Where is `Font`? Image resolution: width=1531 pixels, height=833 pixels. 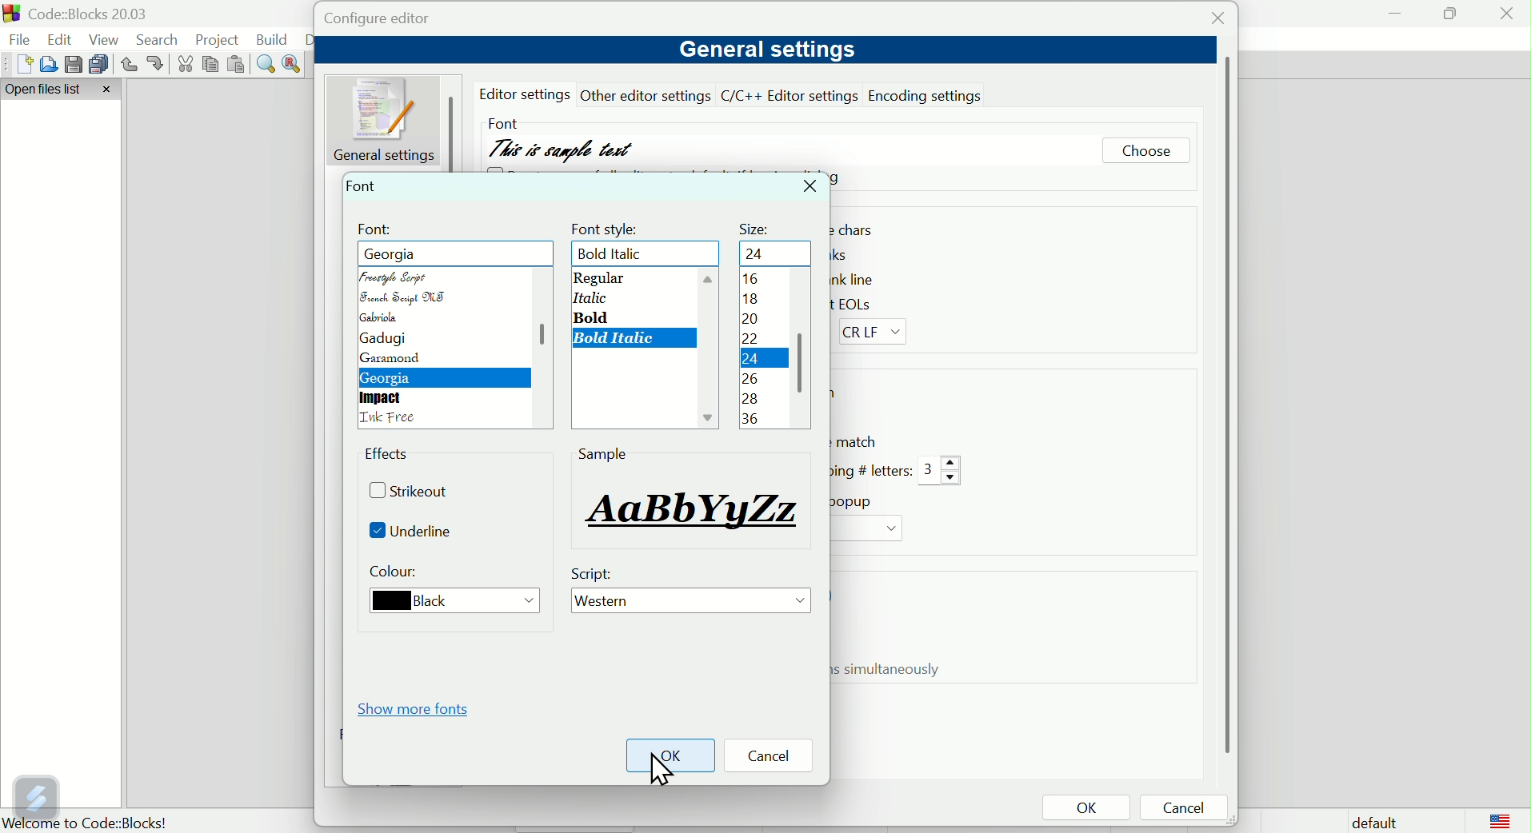 Font is located at coordinates (377, 229).